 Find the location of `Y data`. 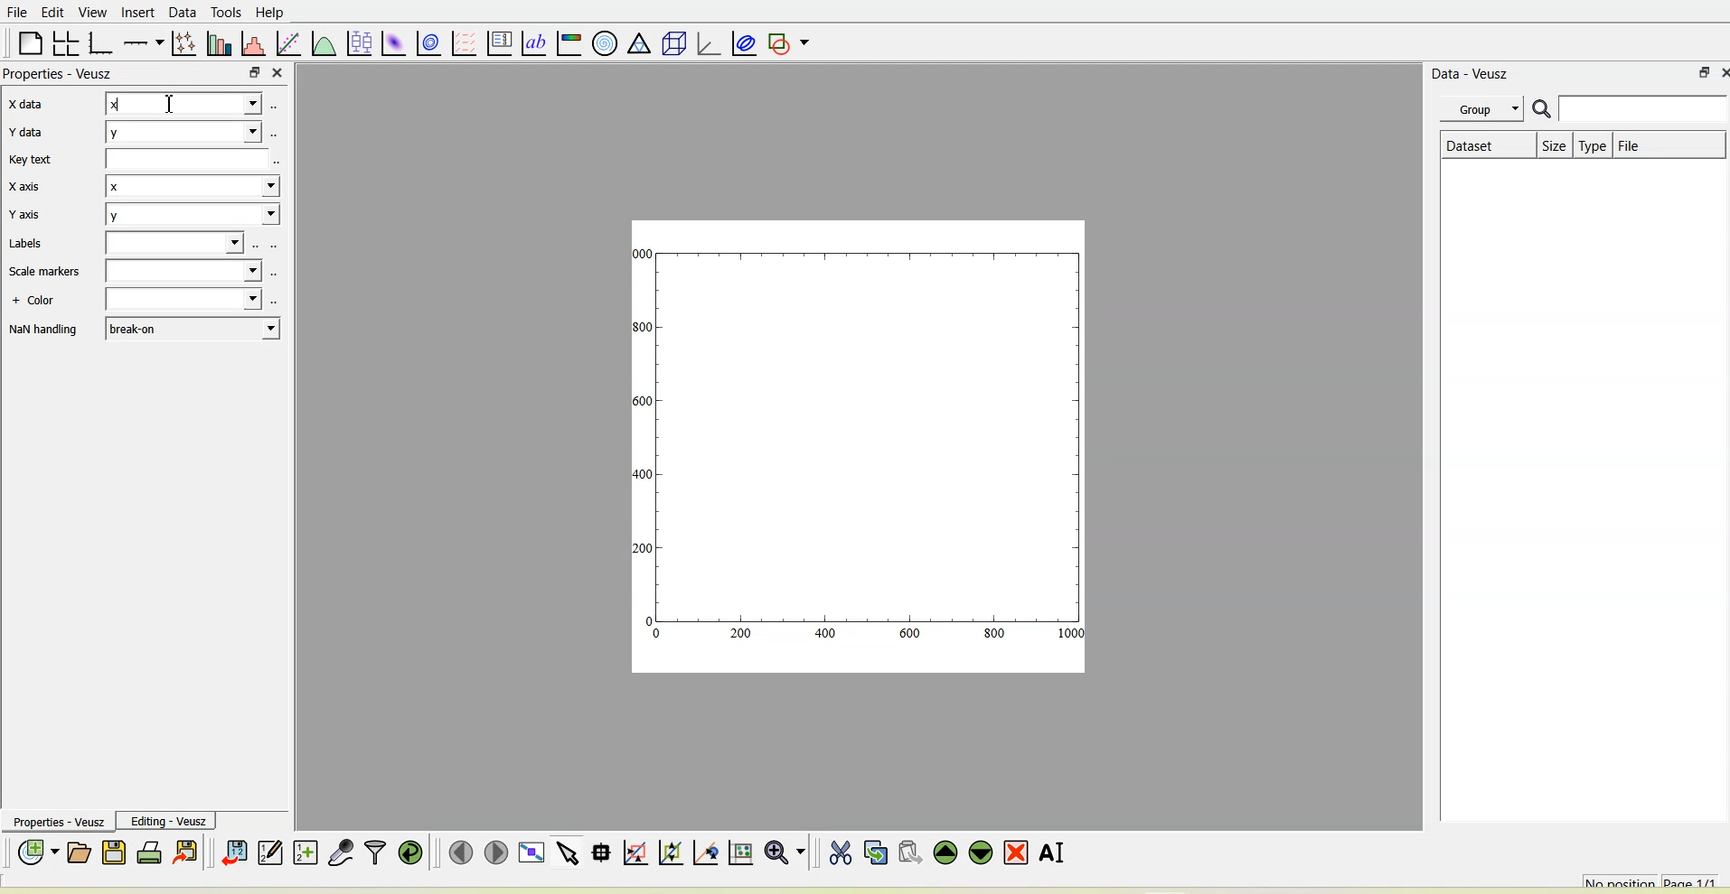

Y data is located at coordinates (31, 135).